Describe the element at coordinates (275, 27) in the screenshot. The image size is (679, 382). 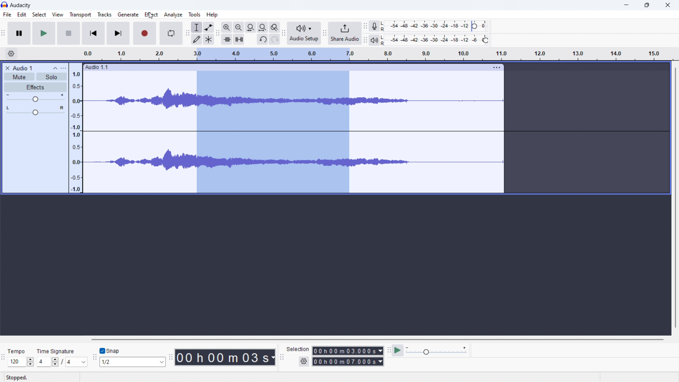
I see `zoom toggle` at that location.